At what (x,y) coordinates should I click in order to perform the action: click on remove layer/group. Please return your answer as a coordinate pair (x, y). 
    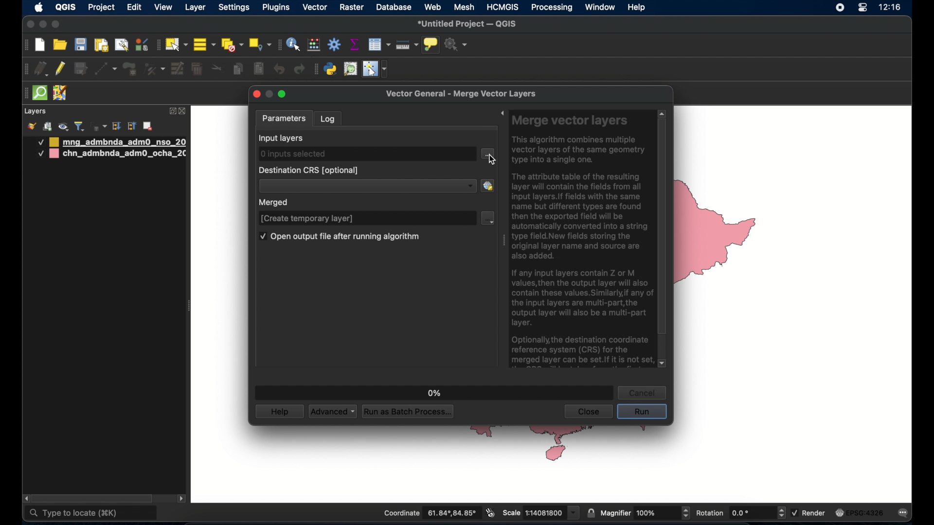
    Looking at the image, I should click on (149, 126).